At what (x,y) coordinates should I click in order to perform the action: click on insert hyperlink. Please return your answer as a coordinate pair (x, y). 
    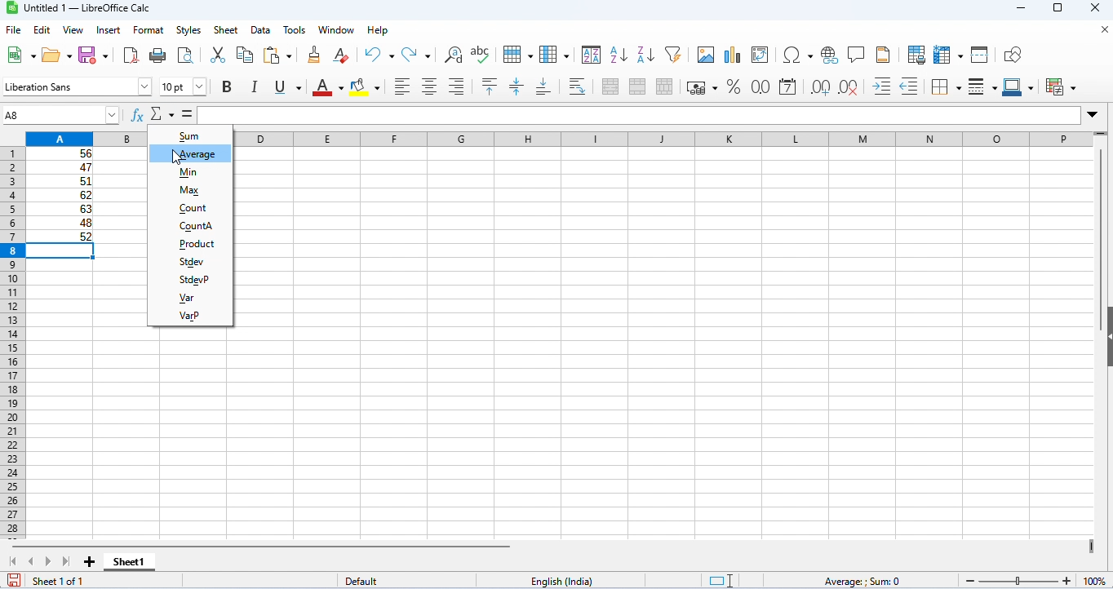
    Looking at the image, I should click on (831, 55).